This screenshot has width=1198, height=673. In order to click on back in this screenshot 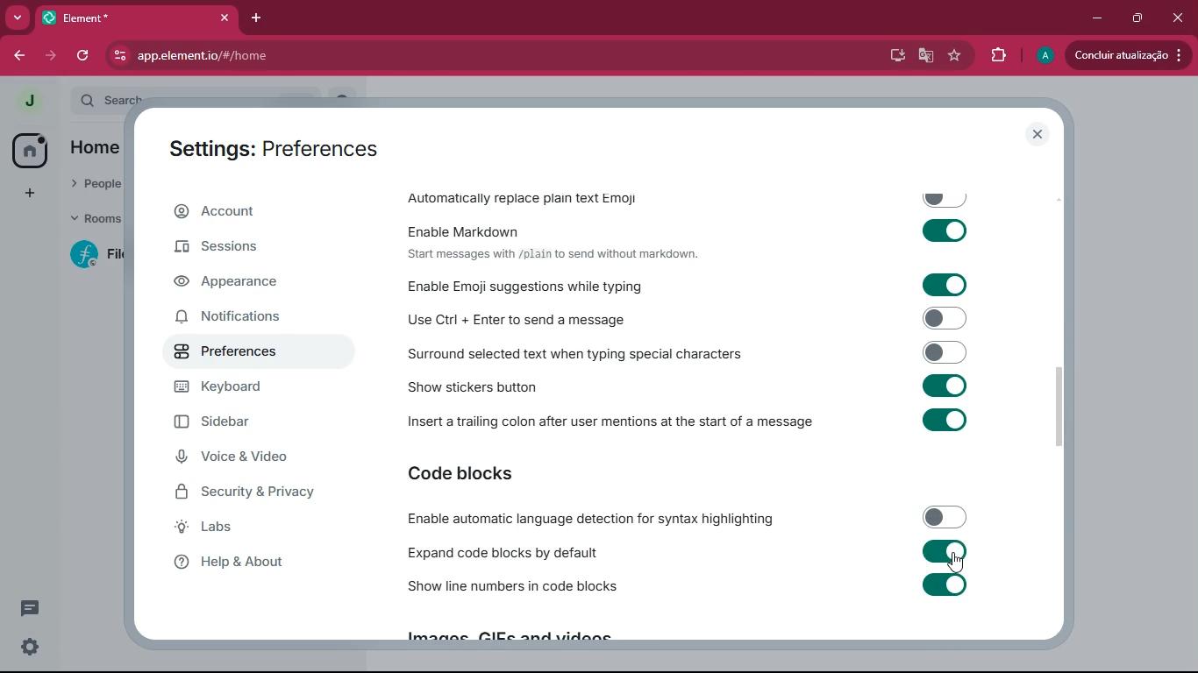, I will do `click(16, 53)`.